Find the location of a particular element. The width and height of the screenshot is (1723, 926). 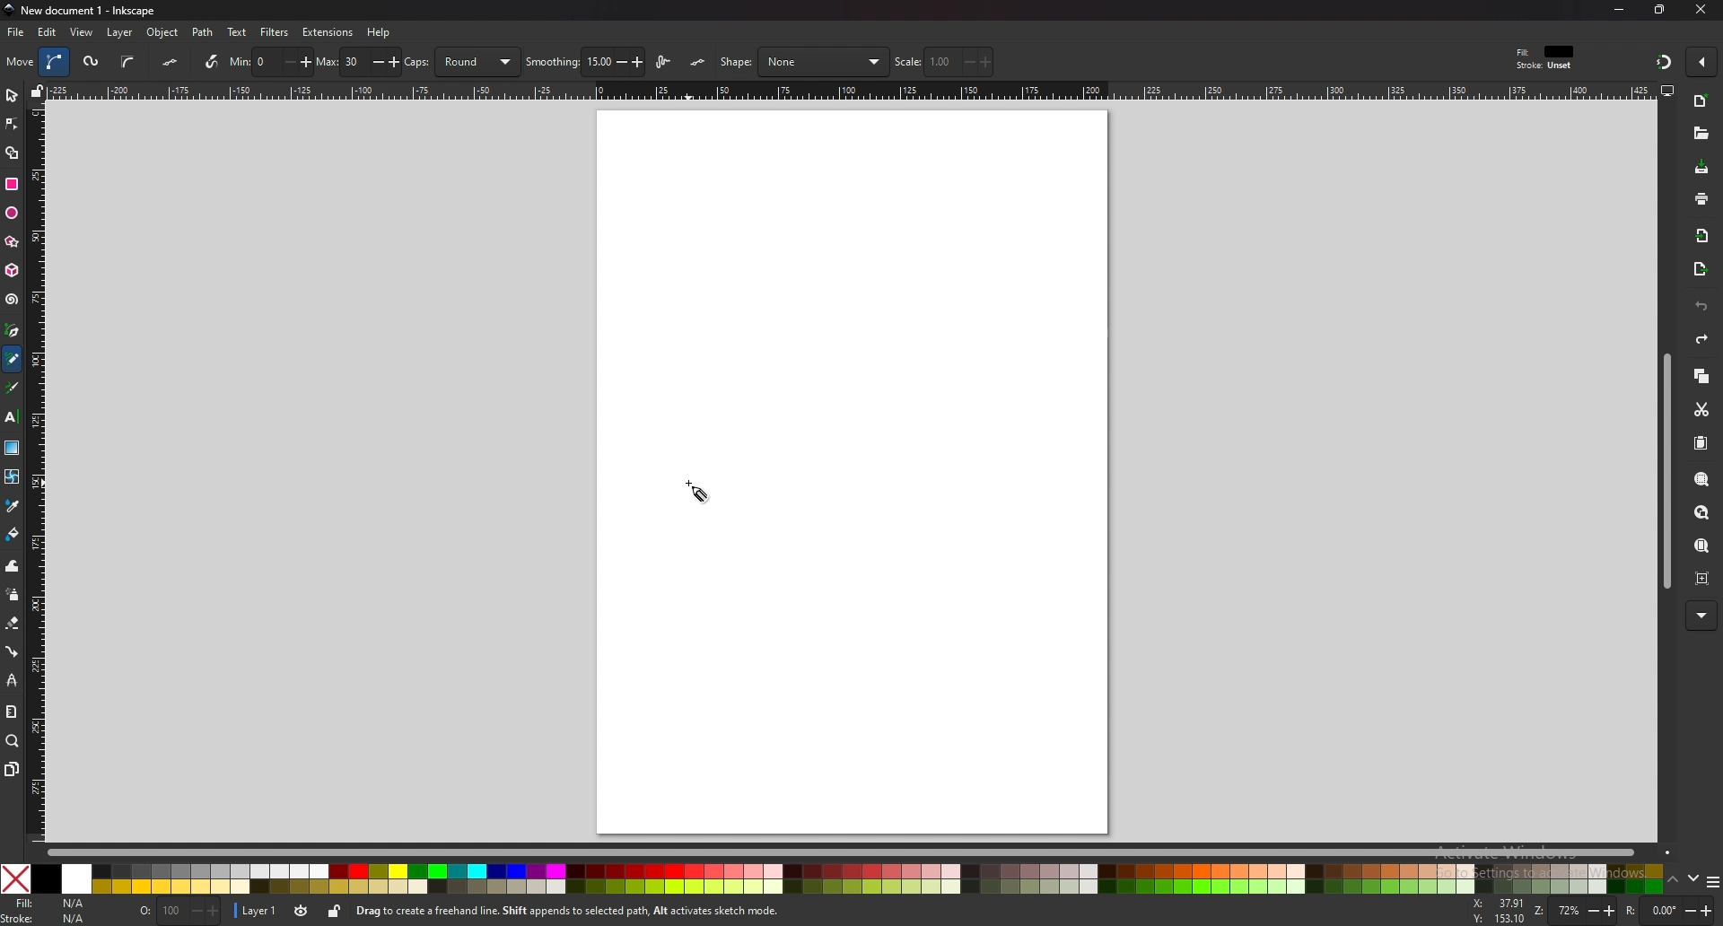

calligraphy is located at coordinates (11, 388).